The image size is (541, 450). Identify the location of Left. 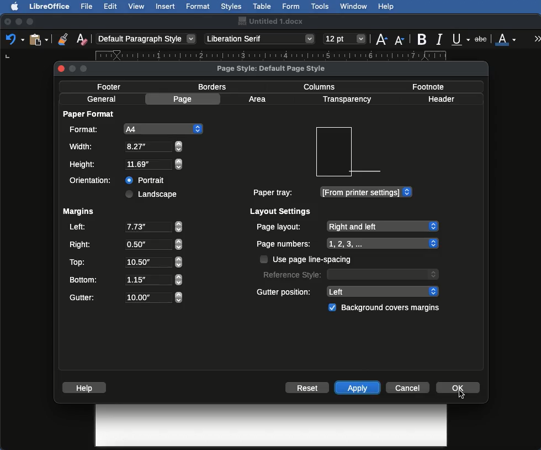
(125, 228).